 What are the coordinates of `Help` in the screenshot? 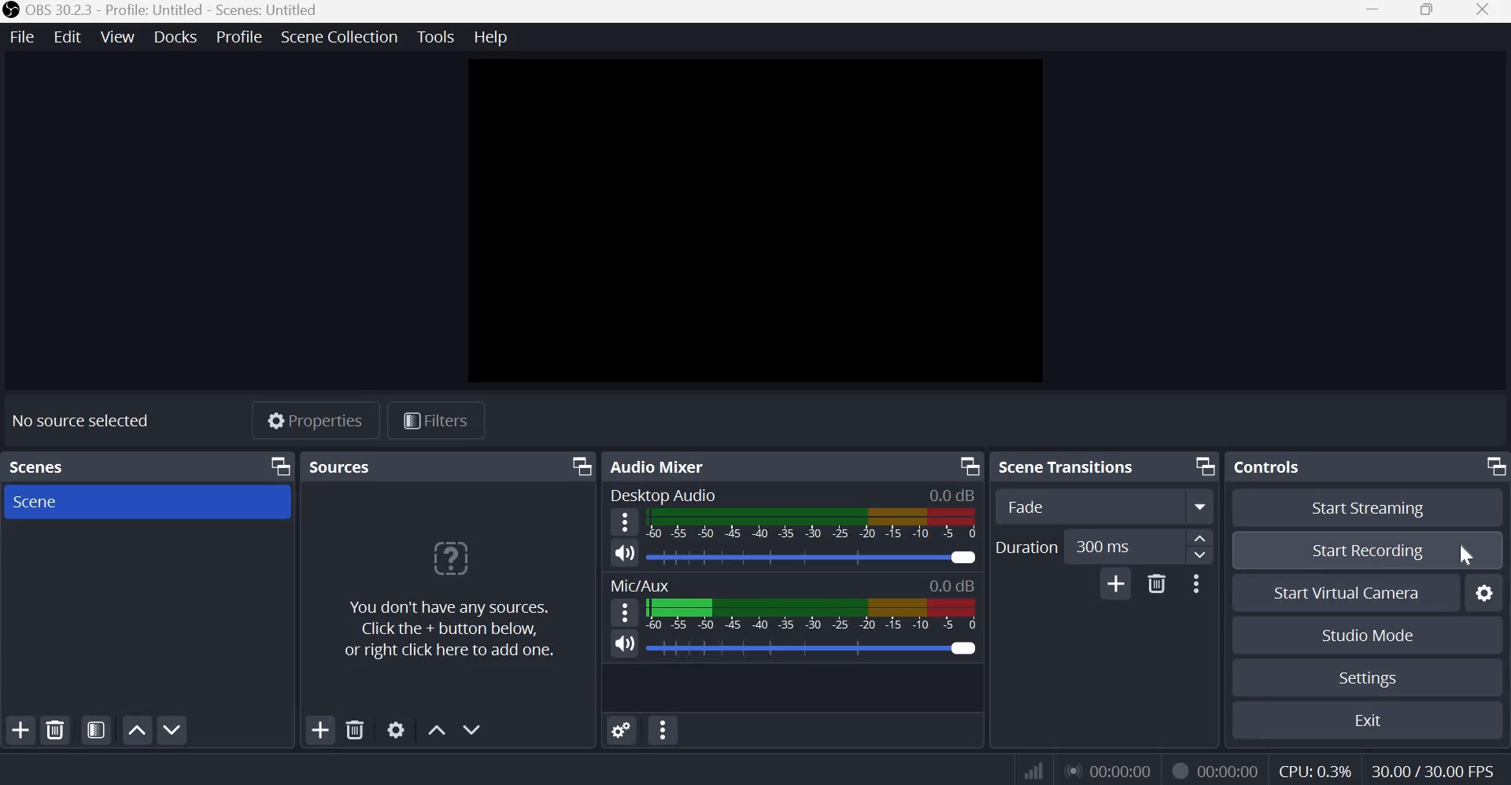 It's located at (490, 35).